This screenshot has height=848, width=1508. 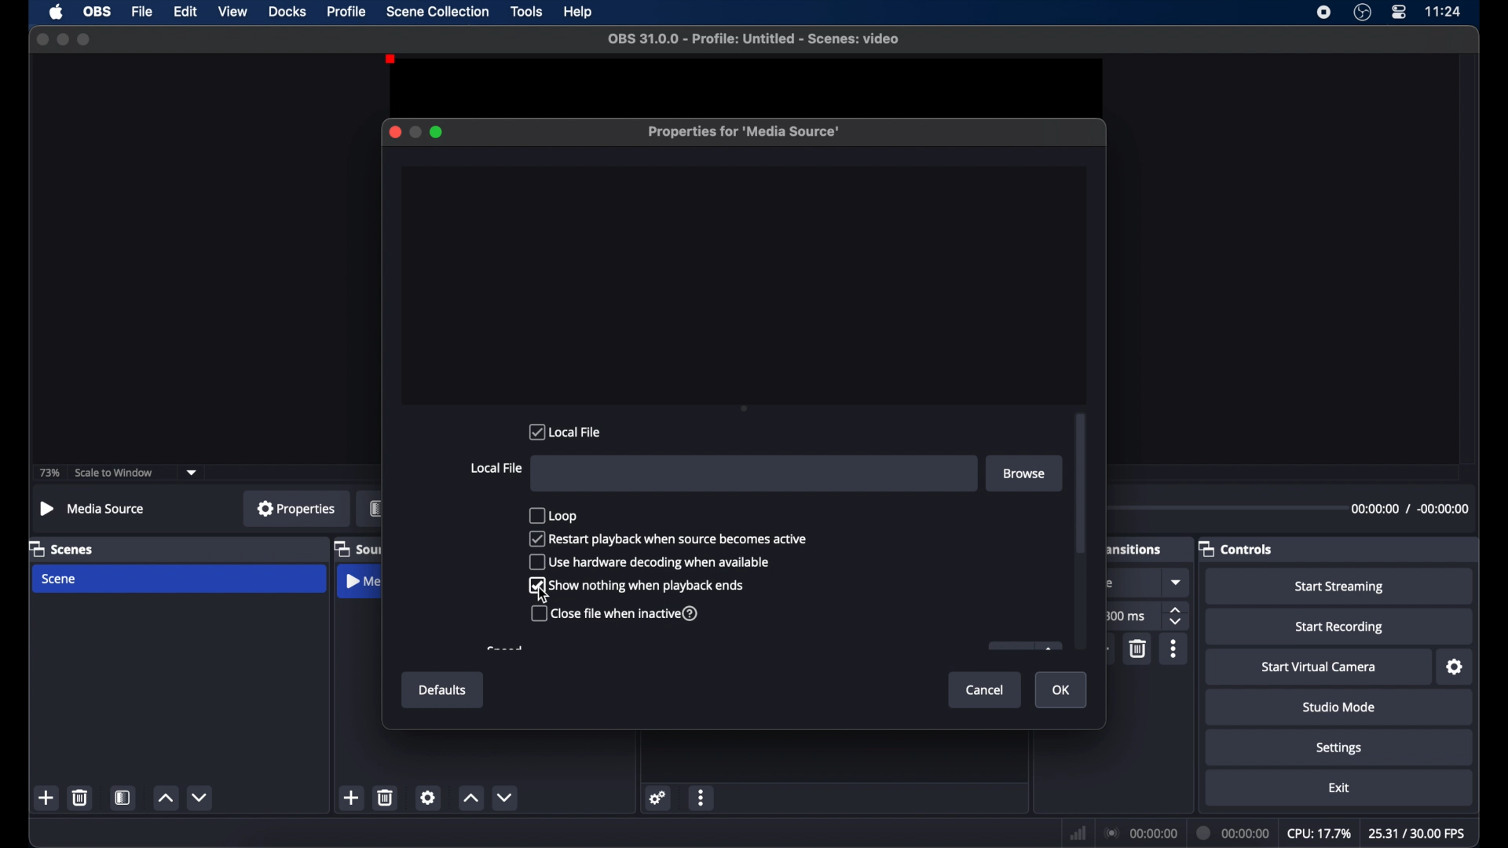 What do you see at coordinates (669, 538) in the screenshot?
I see `restart playback when source becomes active` at bounding box center [669, 538].